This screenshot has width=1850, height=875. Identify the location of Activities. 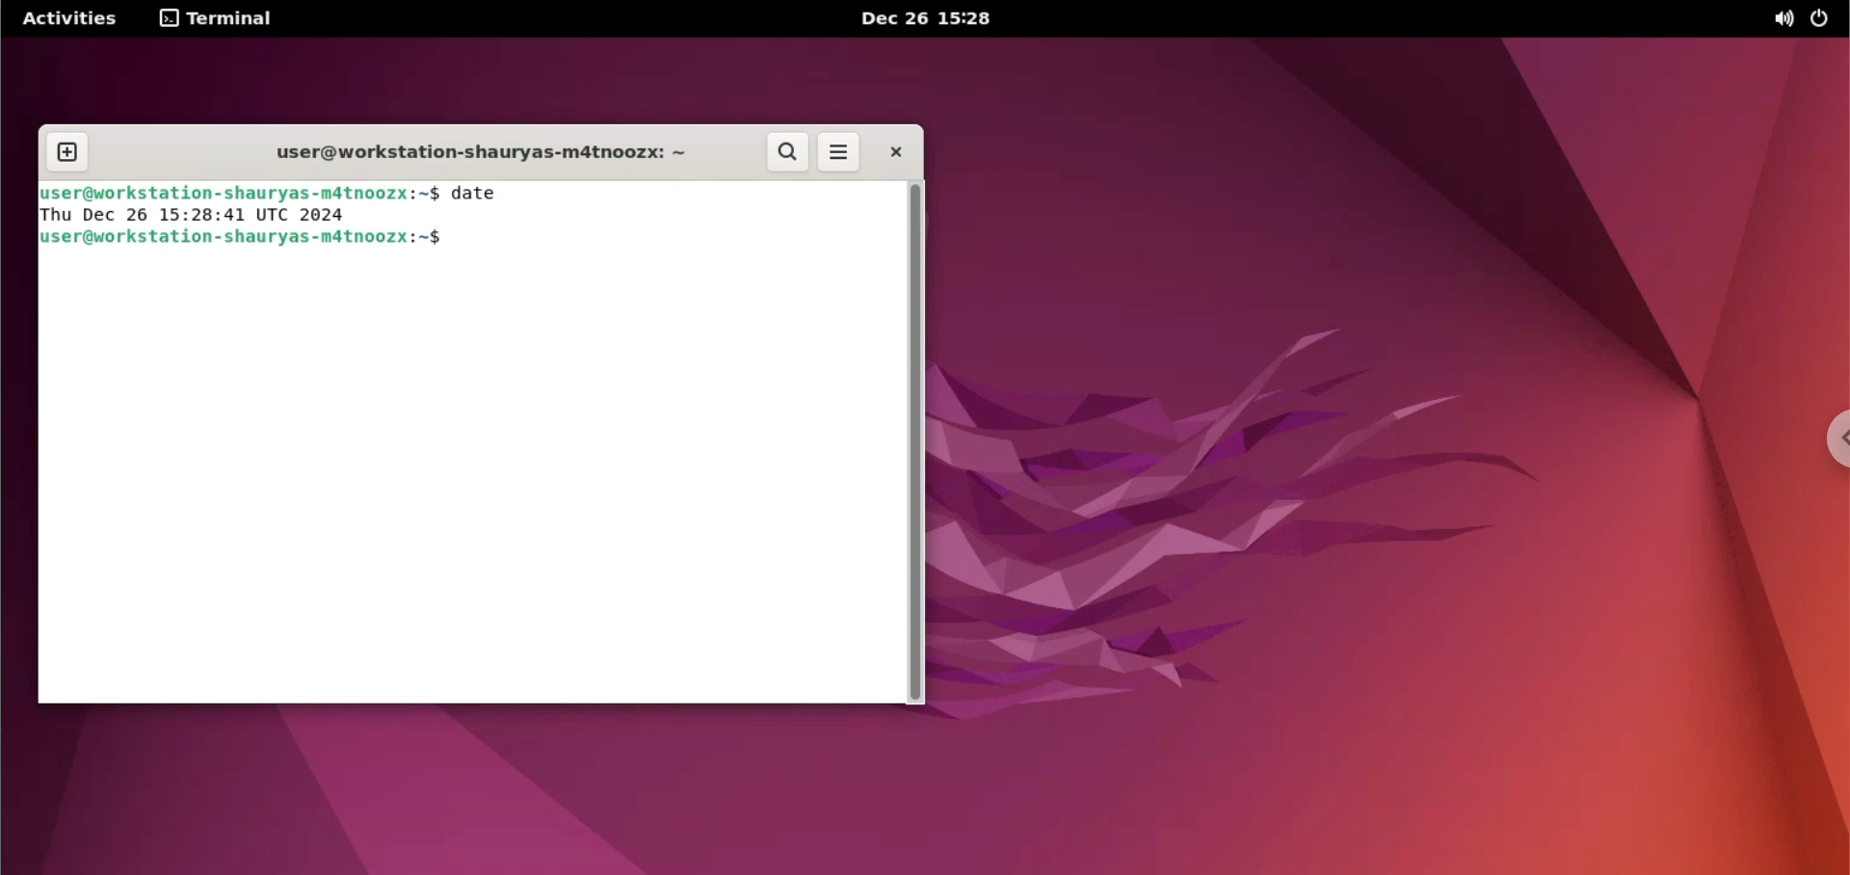
(70, 18).